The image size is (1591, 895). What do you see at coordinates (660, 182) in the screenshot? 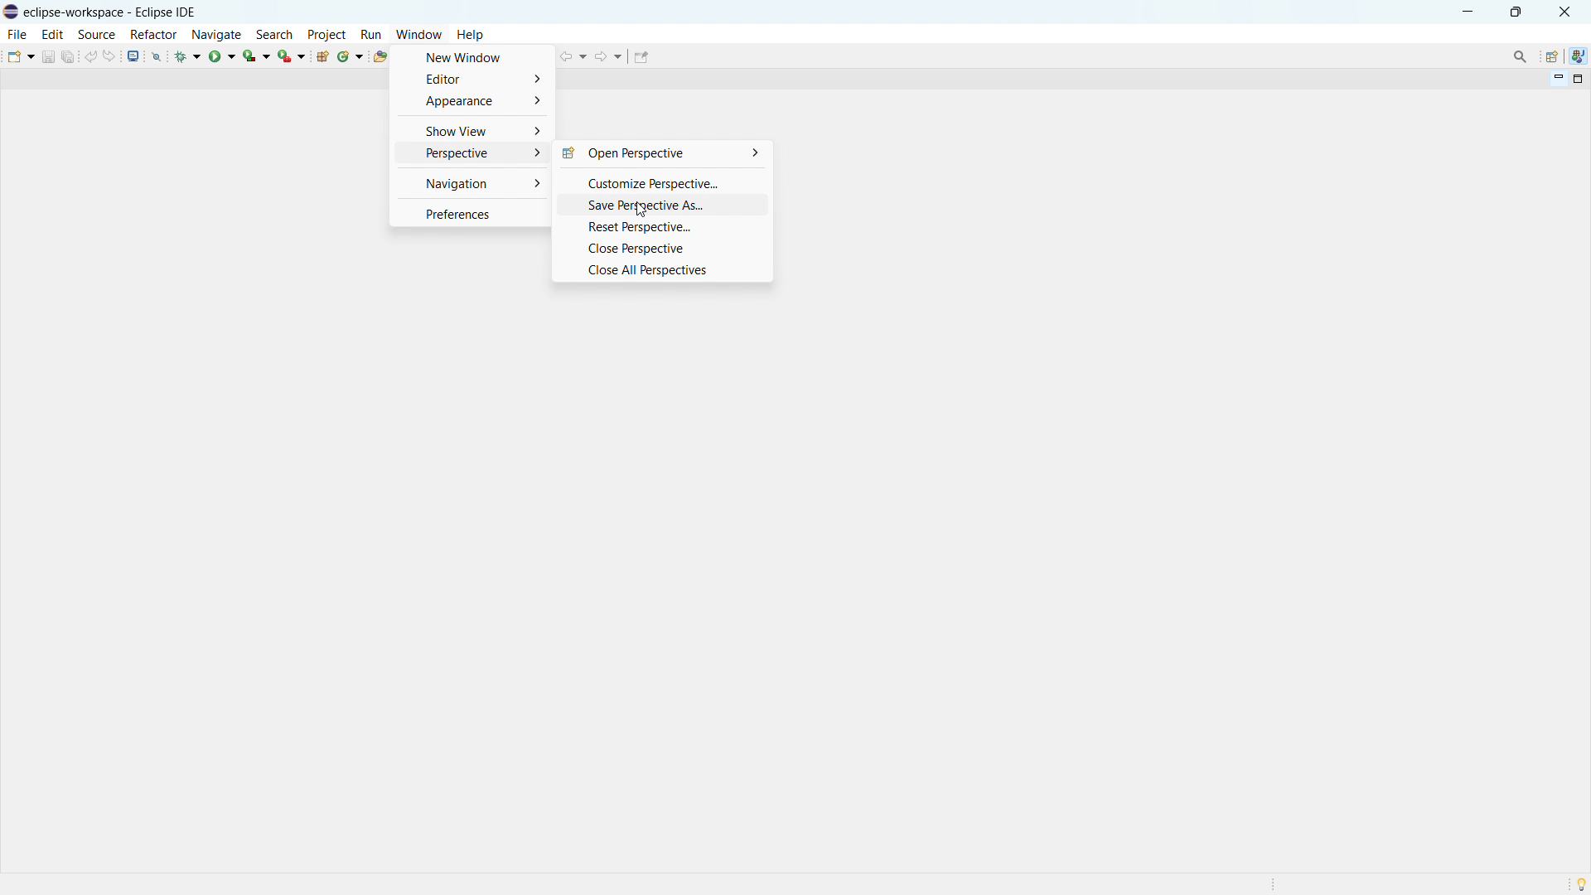
I see `customize perspective` at bounding box center [660, 182].